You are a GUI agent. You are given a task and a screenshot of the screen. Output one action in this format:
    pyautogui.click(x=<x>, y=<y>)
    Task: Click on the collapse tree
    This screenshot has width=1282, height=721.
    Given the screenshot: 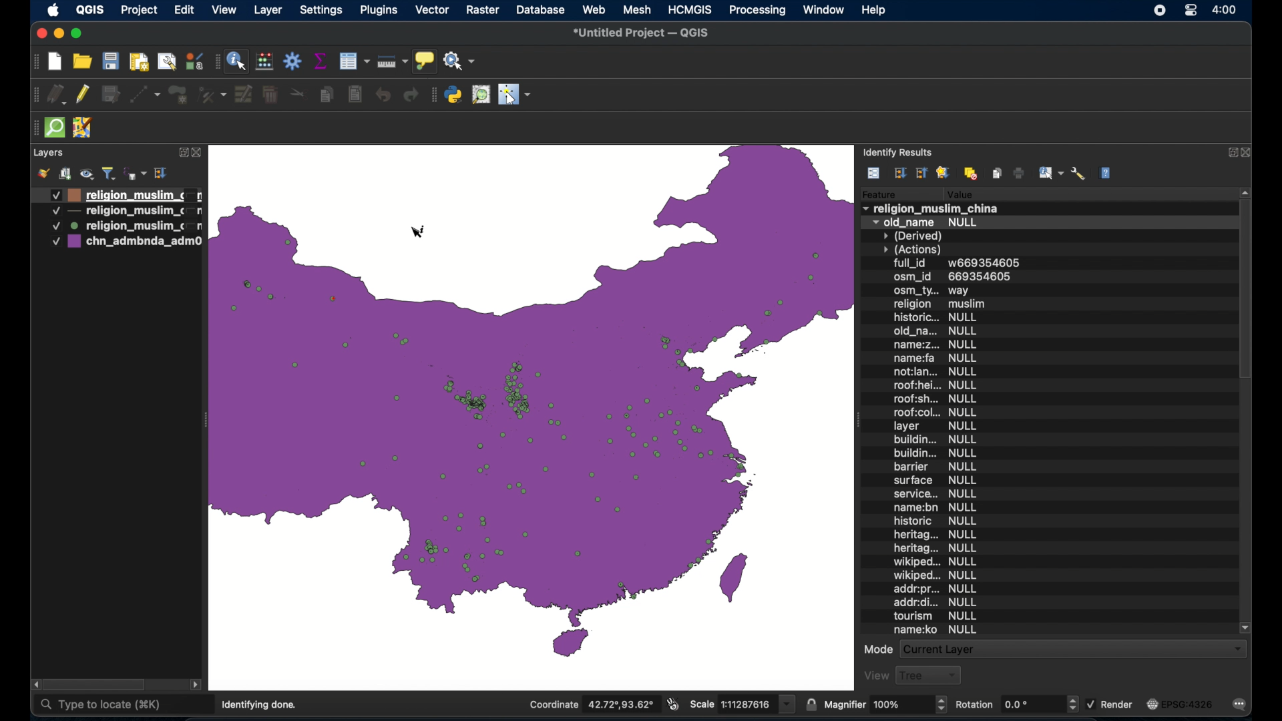 What is the action you would take?
    pyautogui.click(x=921, y=174)
    